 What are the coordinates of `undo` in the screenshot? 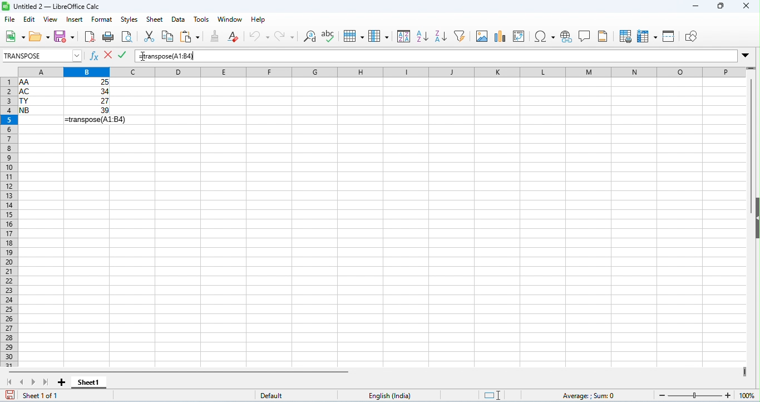 It's located at (260, 36).